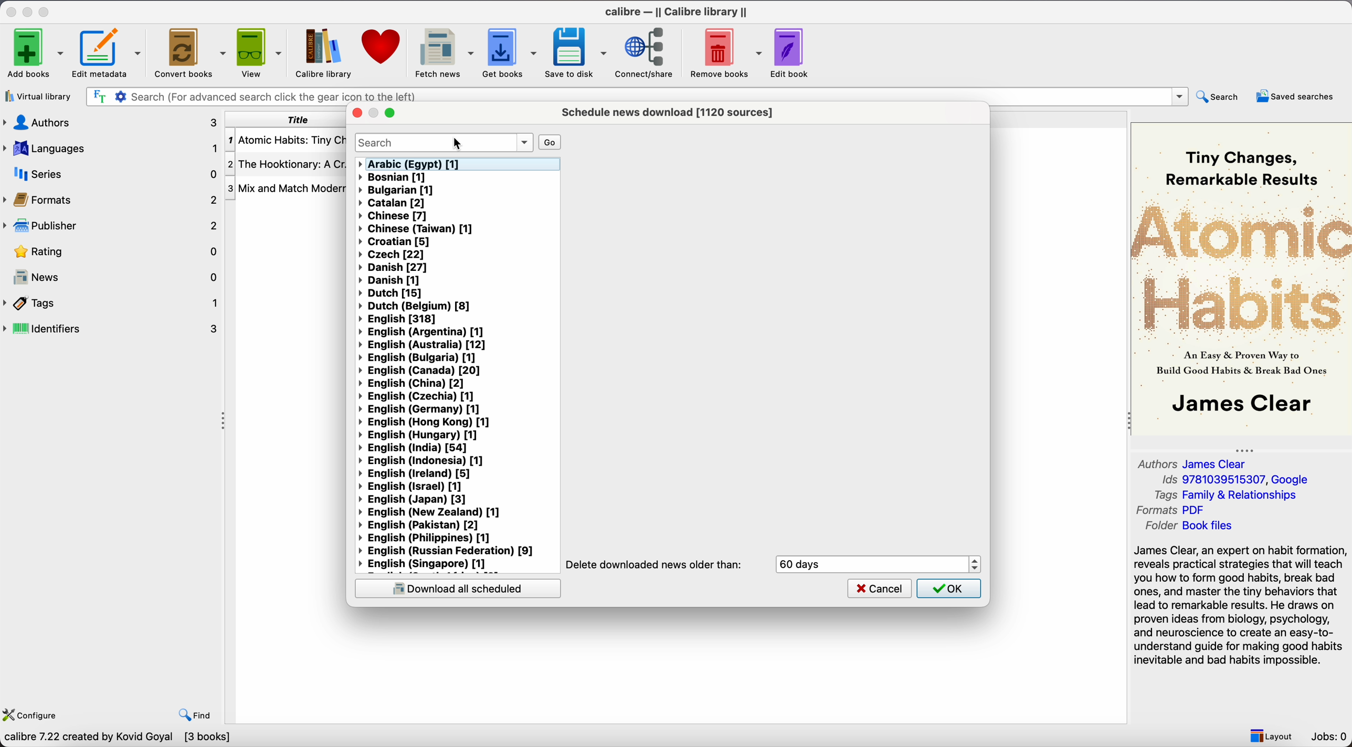 Image resolution: width=1352 pixels, height=747 pixels. Describe the element at coordinates (549, 141) in the screenshot. I see `go` at that location.